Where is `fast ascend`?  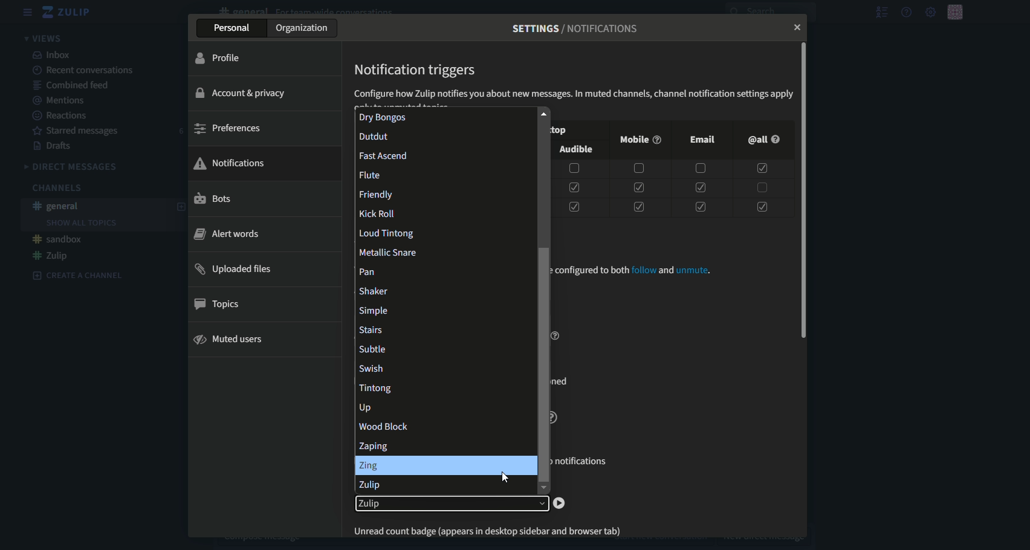 fast ascend is located at coordinates (442, 154).